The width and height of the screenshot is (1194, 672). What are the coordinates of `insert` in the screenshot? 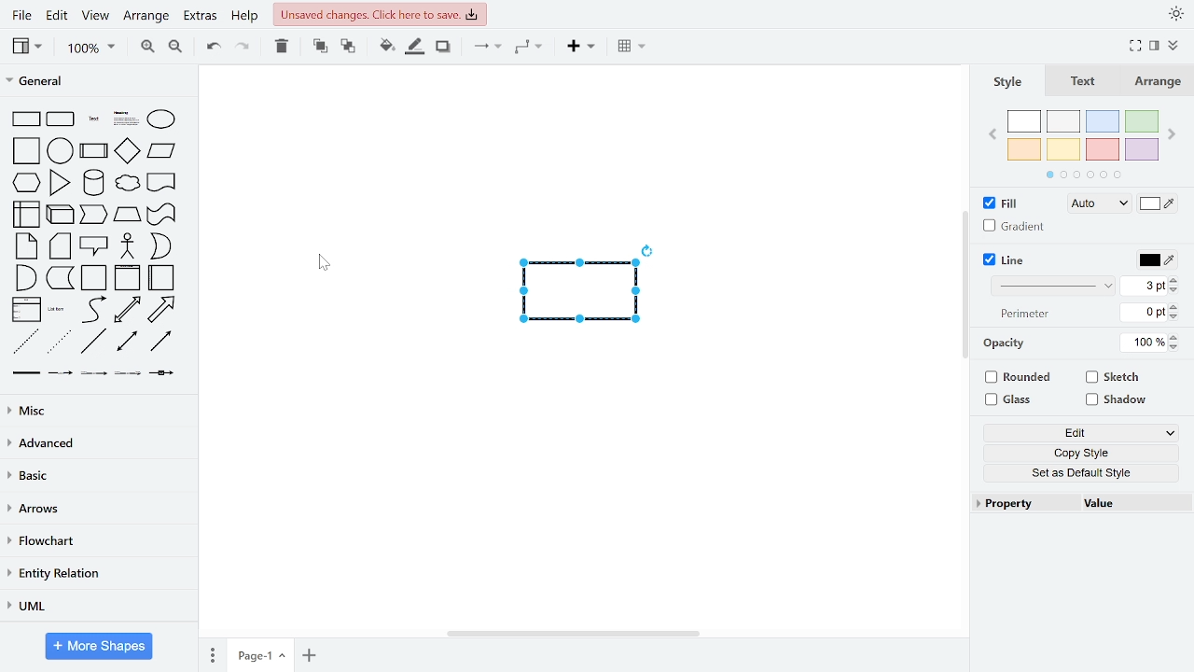 It's located at (580, 48).